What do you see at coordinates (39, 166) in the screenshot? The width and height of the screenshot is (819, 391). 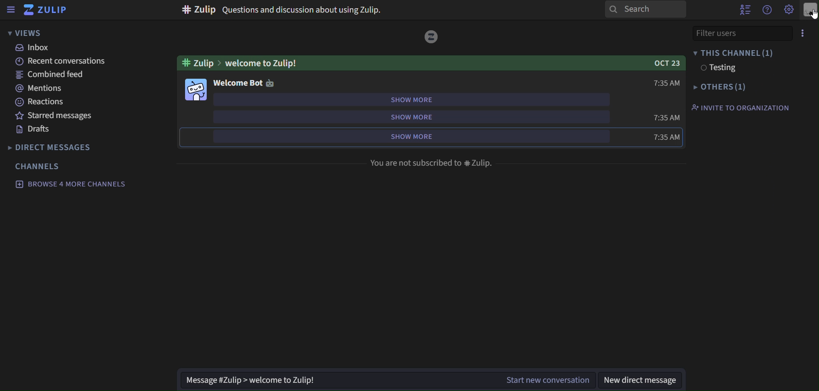 I see `channels` at bounding box center [39, 166].